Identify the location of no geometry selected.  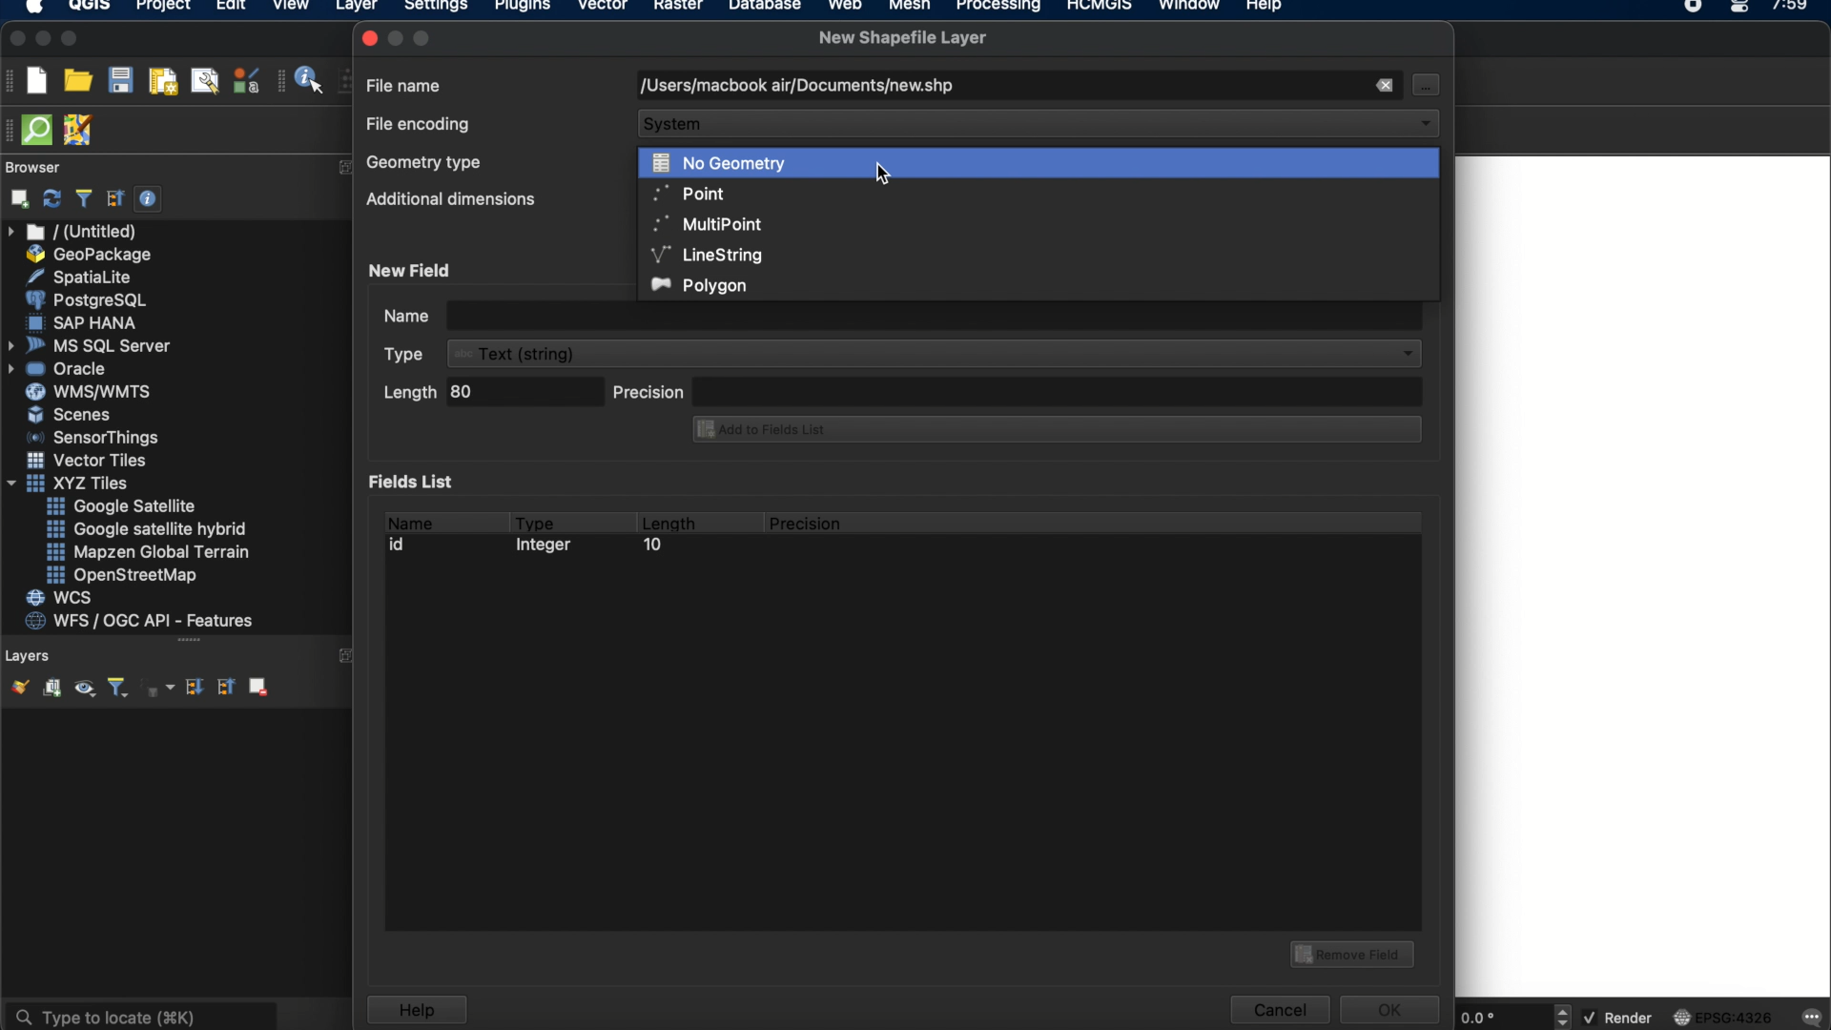
(1039, 162).